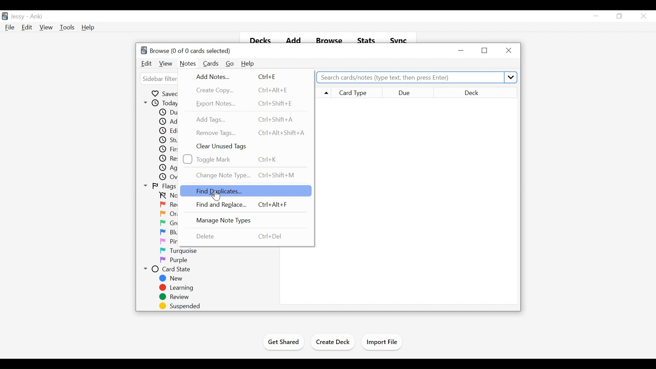 The width and height of the screenshot is (656, 369). I want to click on Add, so click(293, 39).